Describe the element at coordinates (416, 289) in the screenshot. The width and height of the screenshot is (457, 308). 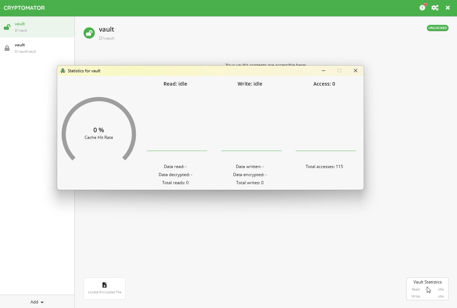
I see `read` at that location.